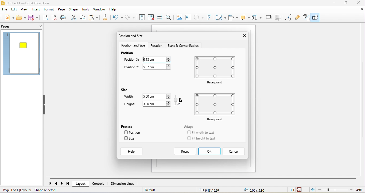  I want to click on zoom, so click(341, 190).